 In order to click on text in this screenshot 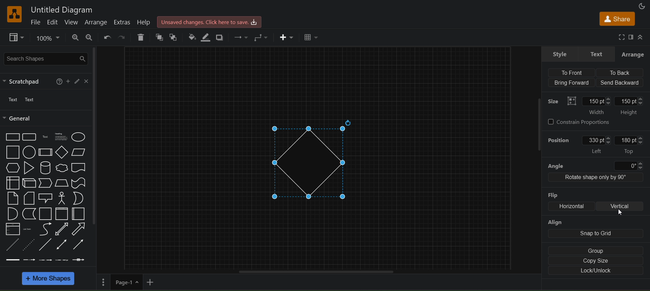, I will do `click(25, 100)`.